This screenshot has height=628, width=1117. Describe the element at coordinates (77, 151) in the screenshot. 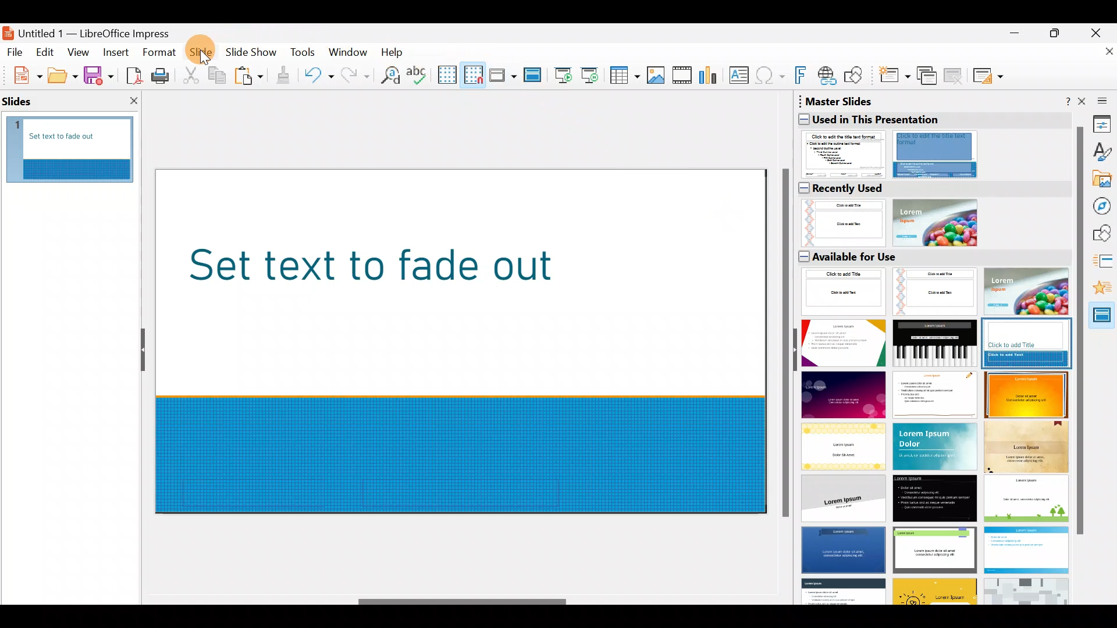

I see `Slide pane` at that location.